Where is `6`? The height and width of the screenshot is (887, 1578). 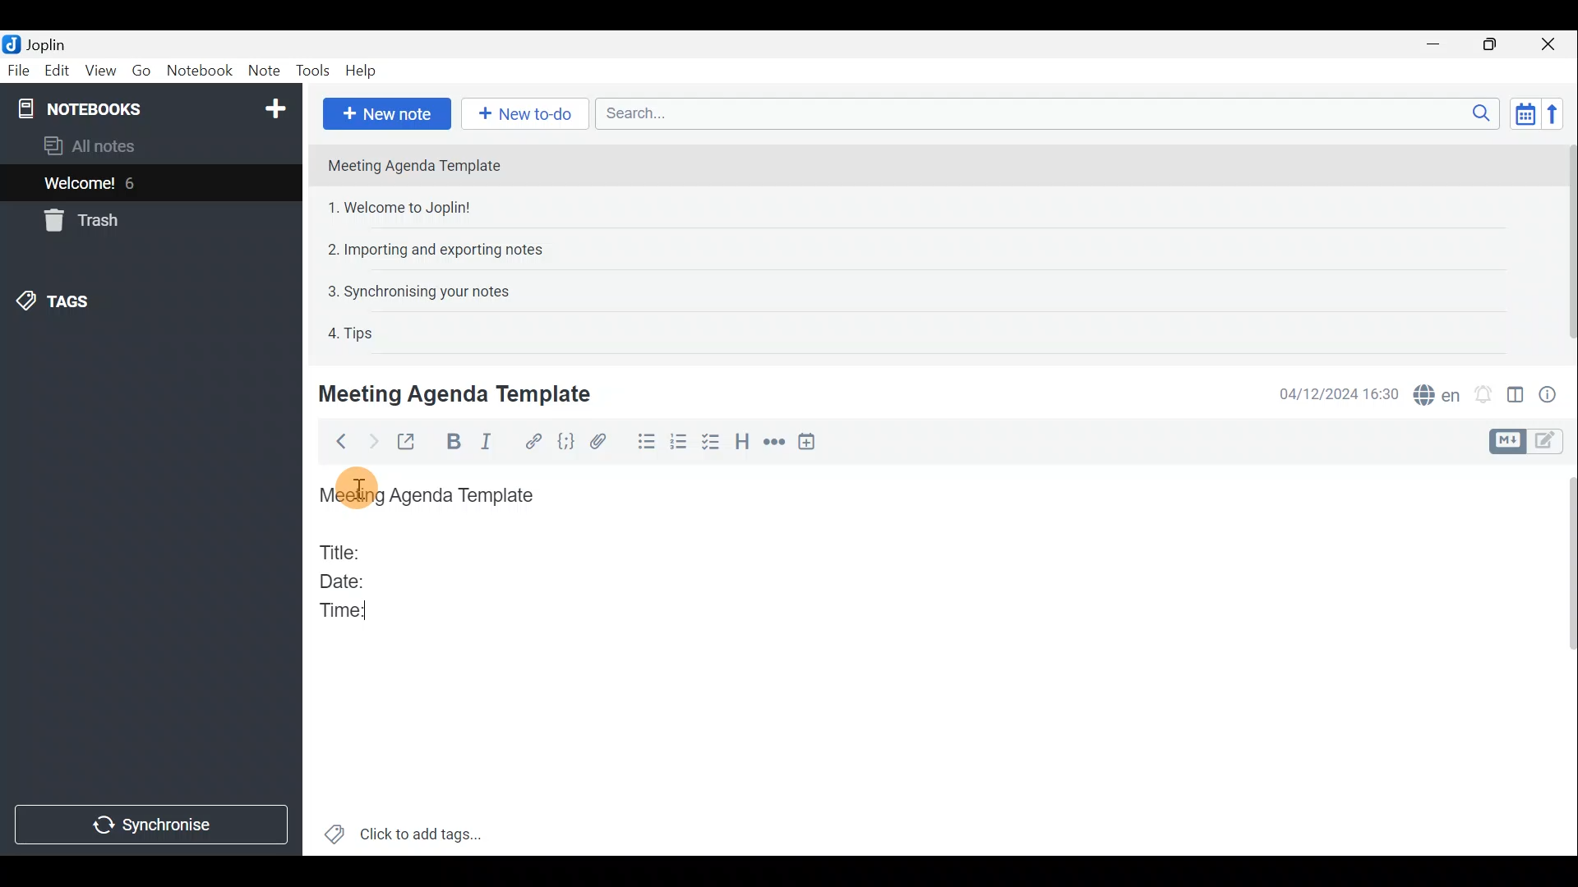 6 is located at coordinates (135, 183).